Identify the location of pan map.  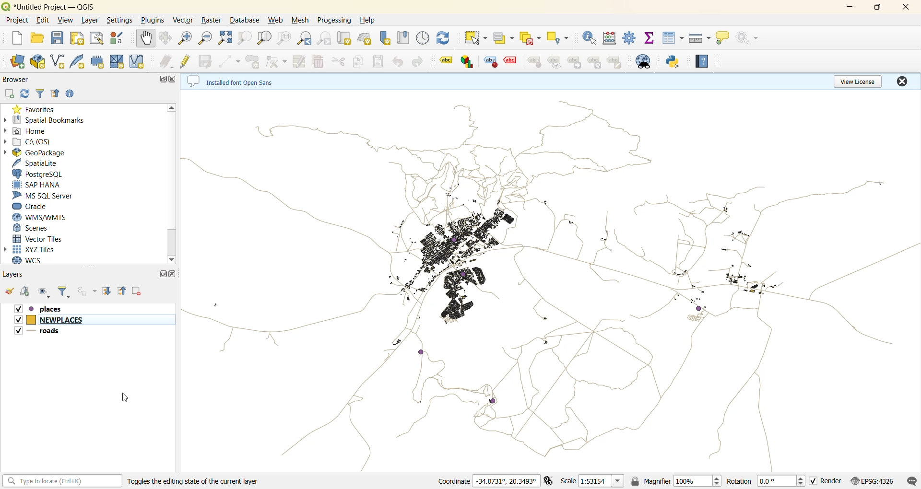
(145, 39).